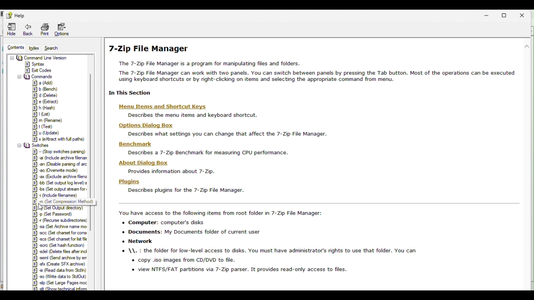  What do you see at coordinates (61, 220) in the screenshot?
I see `recursive subdirectories` at bounding box center [61, 220].